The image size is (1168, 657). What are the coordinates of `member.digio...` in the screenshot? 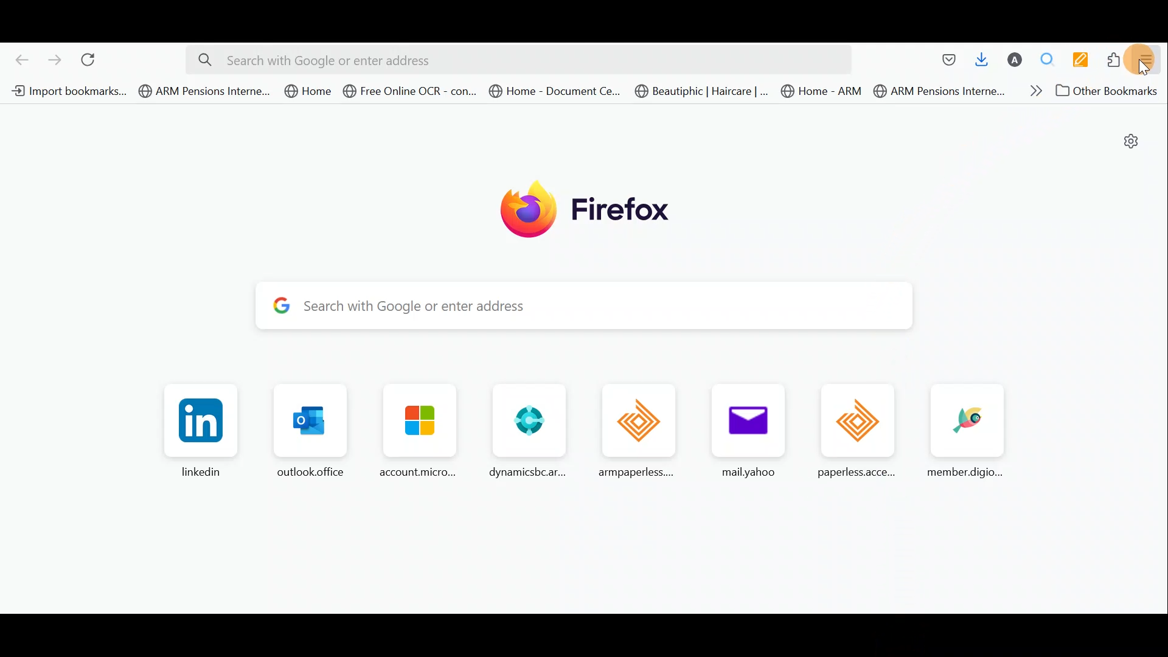 It's located at (961, 433).